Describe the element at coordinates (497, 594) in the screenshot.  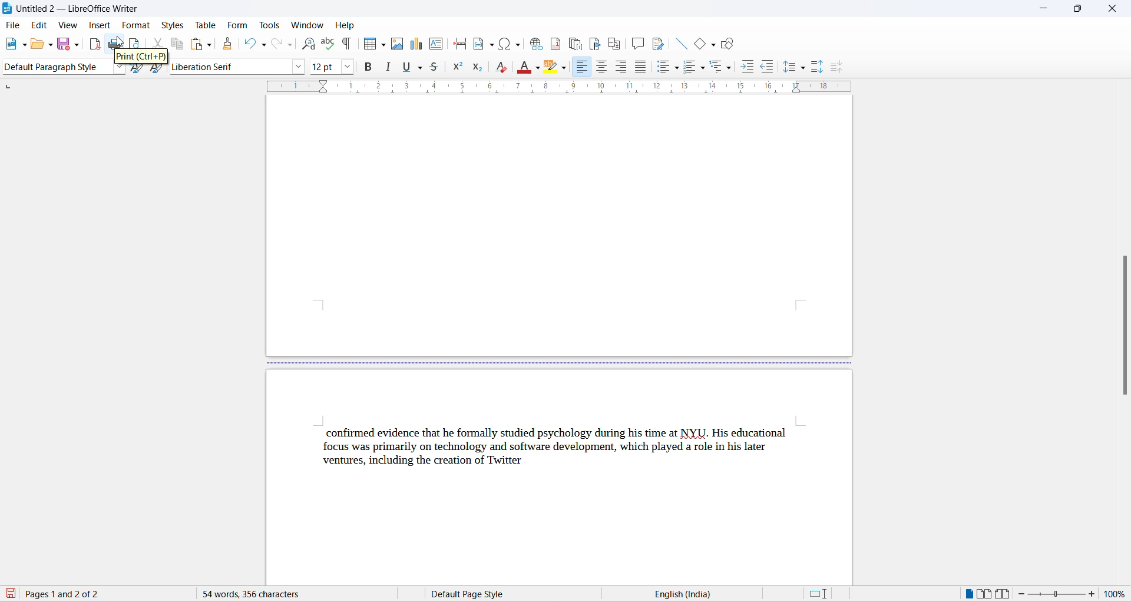
I see `Default Page Style` at that location.